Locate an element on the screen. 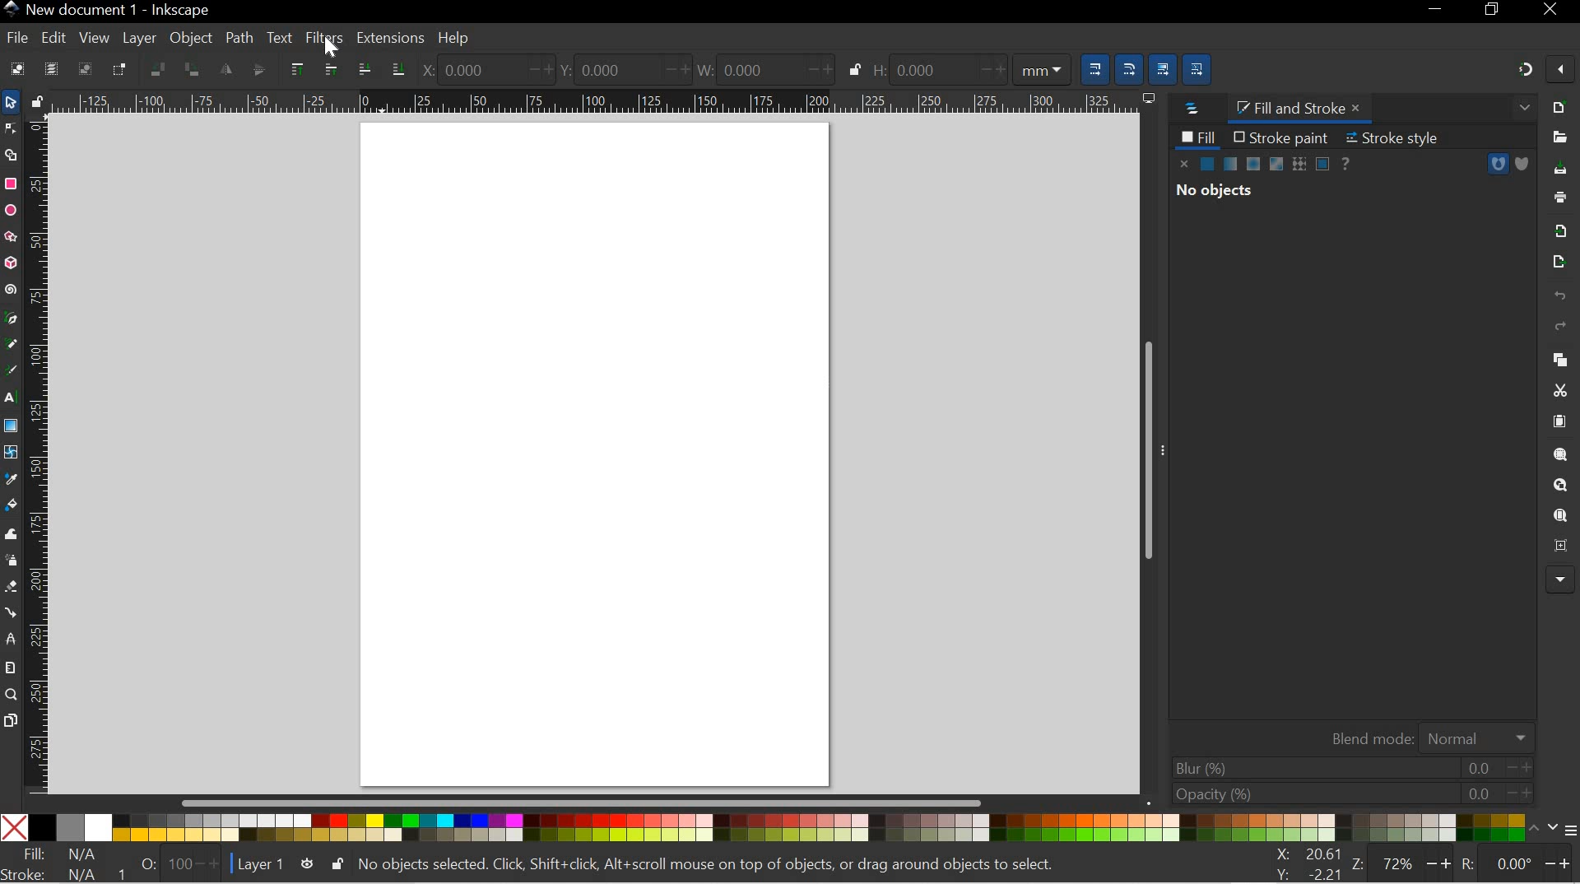  RAISE SELECTION TO TOP is located at coordinates (297, 69).